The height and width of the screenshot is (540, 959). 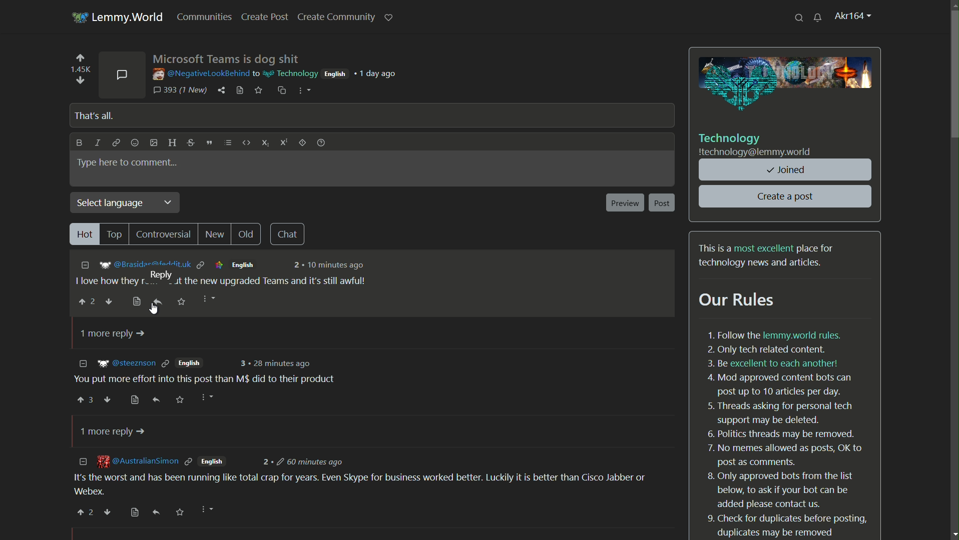 I want to click on save, so click(x=180, y=512).